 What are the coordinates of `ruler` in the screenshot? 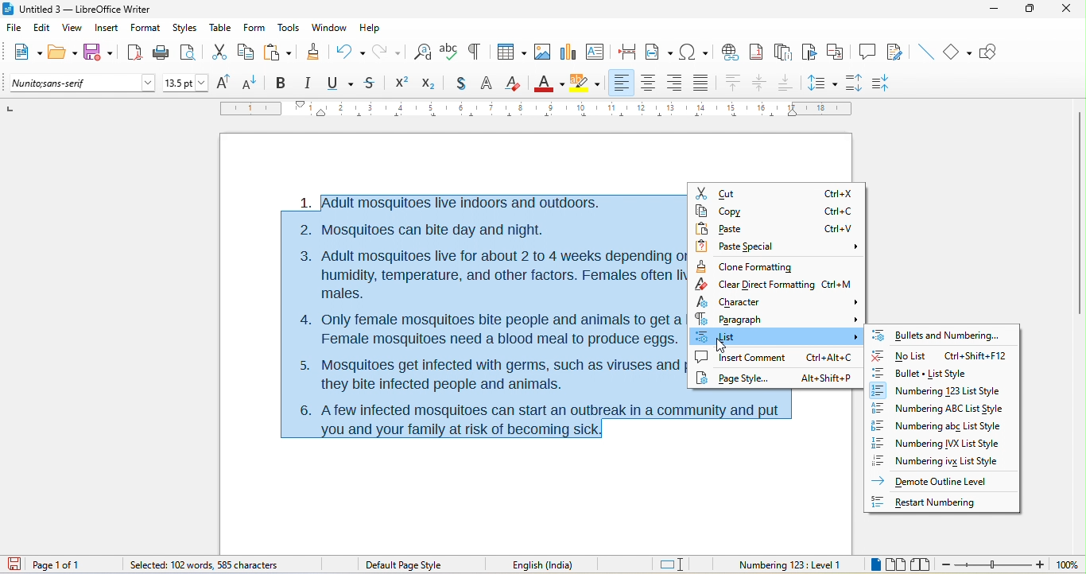 It's located at (535, 109).